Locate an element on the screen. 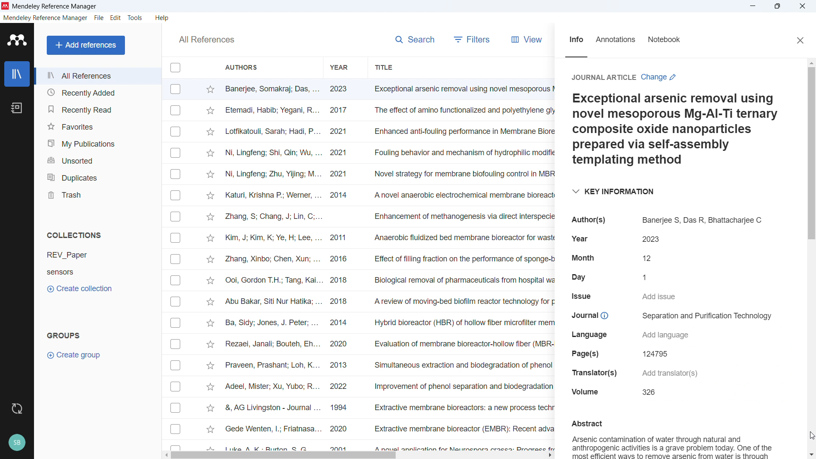 The width and height of the screenshot is (816, 459). click to starmark individual entries is located at coordinates (210, 324).